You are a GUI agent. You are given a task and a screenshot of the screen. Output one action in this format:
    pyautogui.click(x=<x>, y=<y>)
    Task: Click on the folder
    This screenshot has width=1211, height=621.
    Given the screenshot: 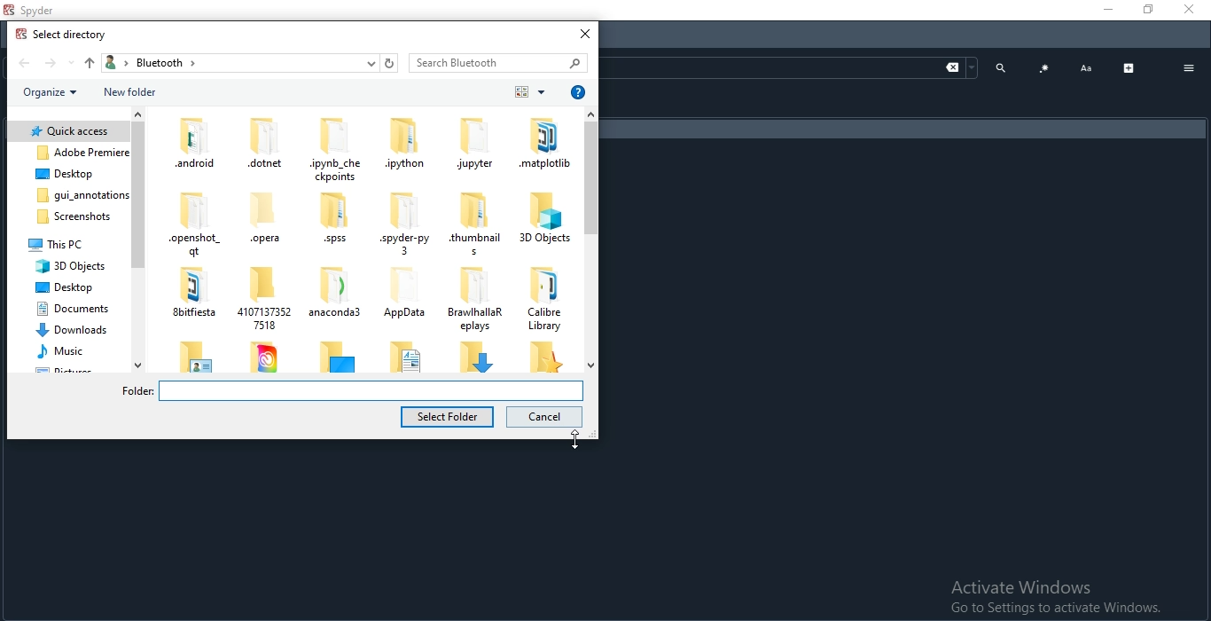 What is the action you would take?
    pyautogui.click(x=477, y=298)
    